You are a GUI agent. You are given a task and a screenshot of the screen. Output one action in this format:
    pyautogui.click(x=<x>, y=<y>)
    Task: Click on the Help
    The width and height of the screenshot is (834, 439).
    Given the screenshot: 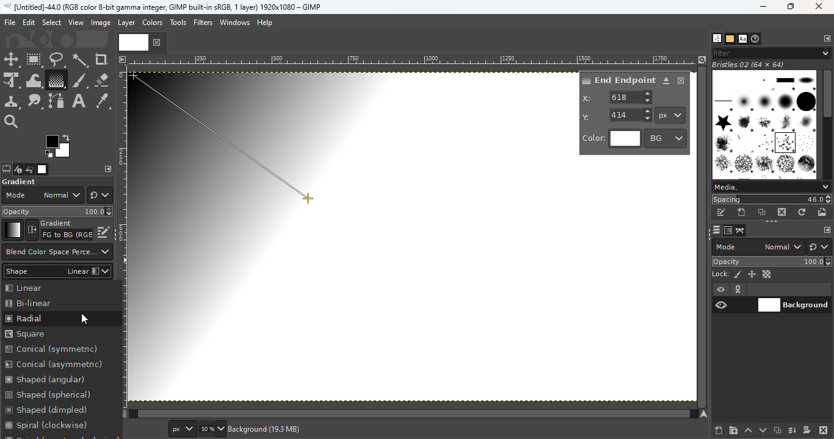 What is the action you would take?
    pyautogui.click(x=266, y=23)
    